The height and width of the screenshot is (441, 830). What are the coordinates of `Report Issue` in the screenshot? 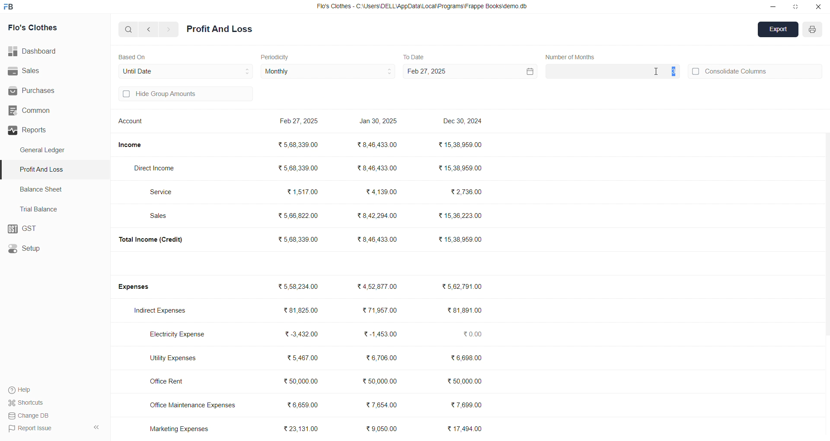 It's located at (31, 428).